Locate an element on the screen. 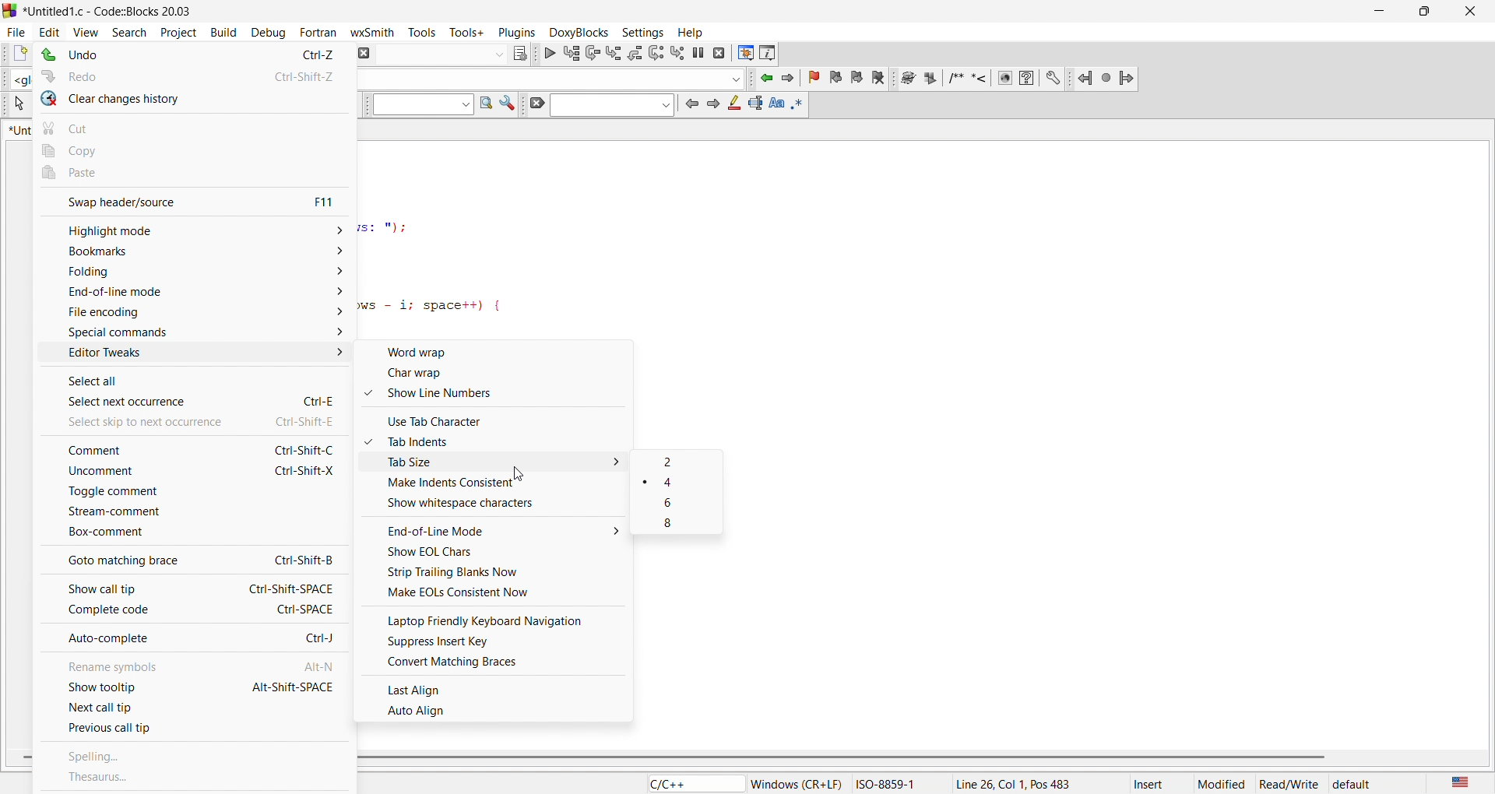 This screenshot has height=794, width=1495. make indents consistent is located at coordinates (501, 485).